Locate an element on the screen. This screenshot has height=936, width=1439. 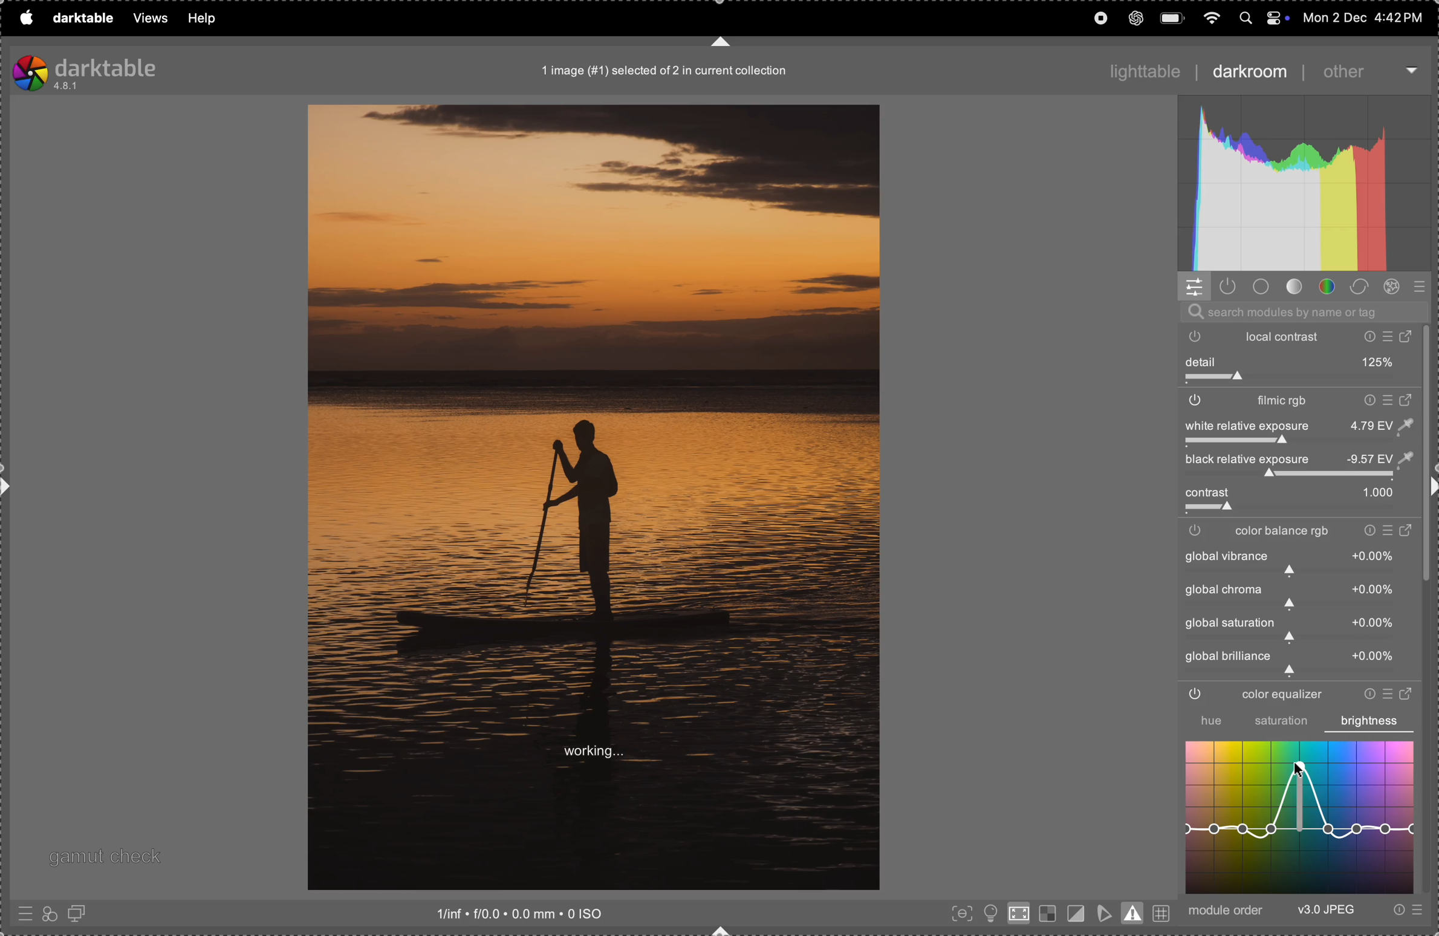
apply filter is located at coordinates (49, 912).